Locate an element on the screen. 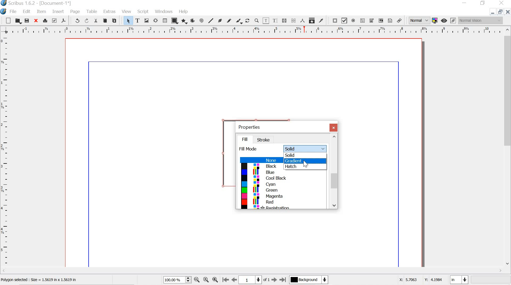  zoom in is located at coordinates (215, 280).